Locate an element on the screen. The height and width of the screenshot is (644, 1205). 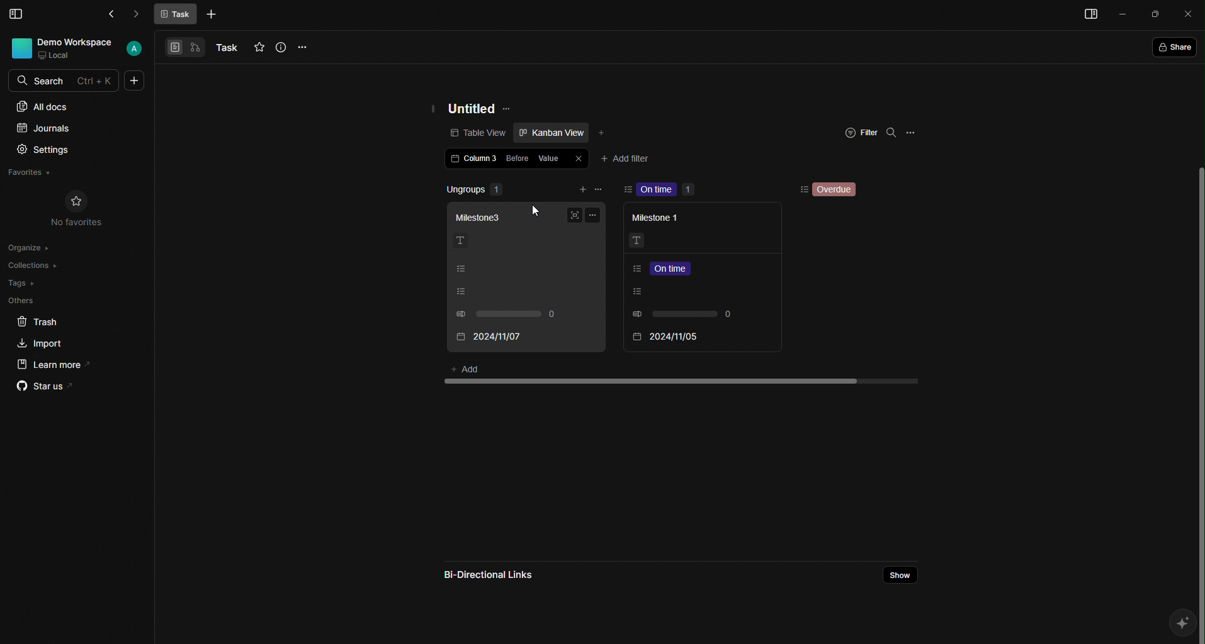
Table view is located at coordinates (461, 133).